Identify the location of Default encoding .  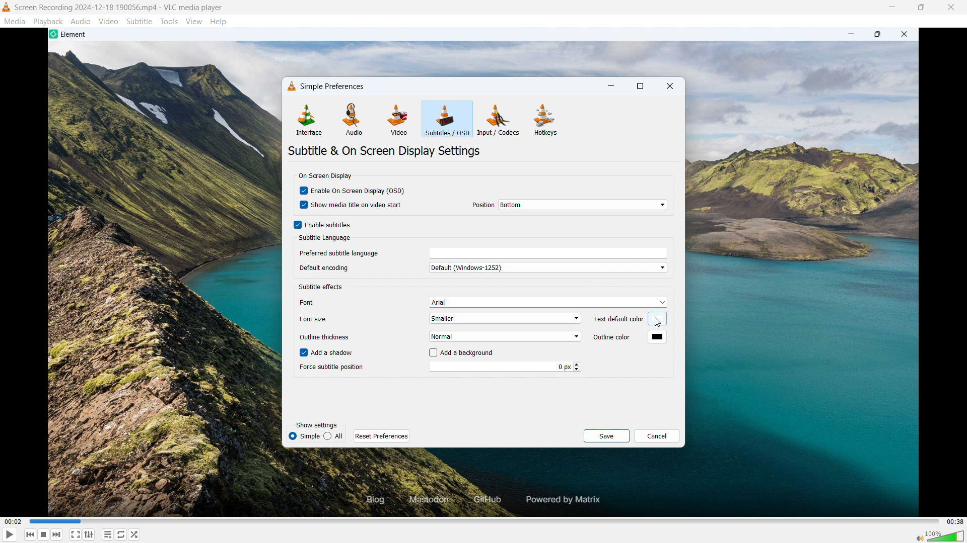
(548, 267).